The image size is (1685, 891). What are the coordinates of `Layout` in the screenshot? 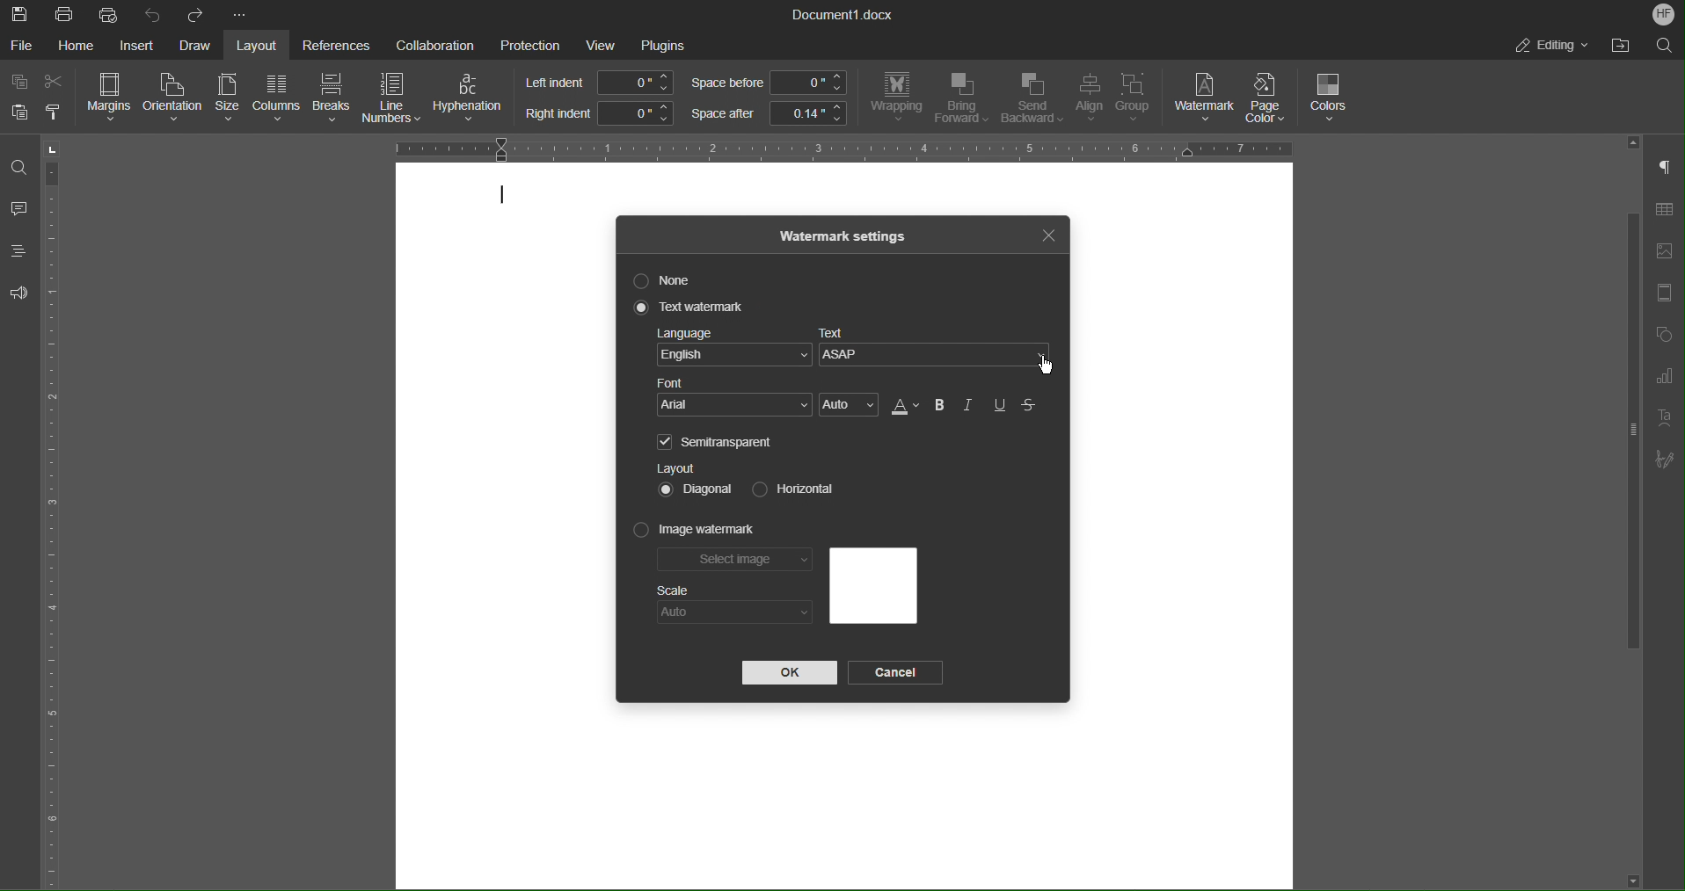 It's located at (676, 467).